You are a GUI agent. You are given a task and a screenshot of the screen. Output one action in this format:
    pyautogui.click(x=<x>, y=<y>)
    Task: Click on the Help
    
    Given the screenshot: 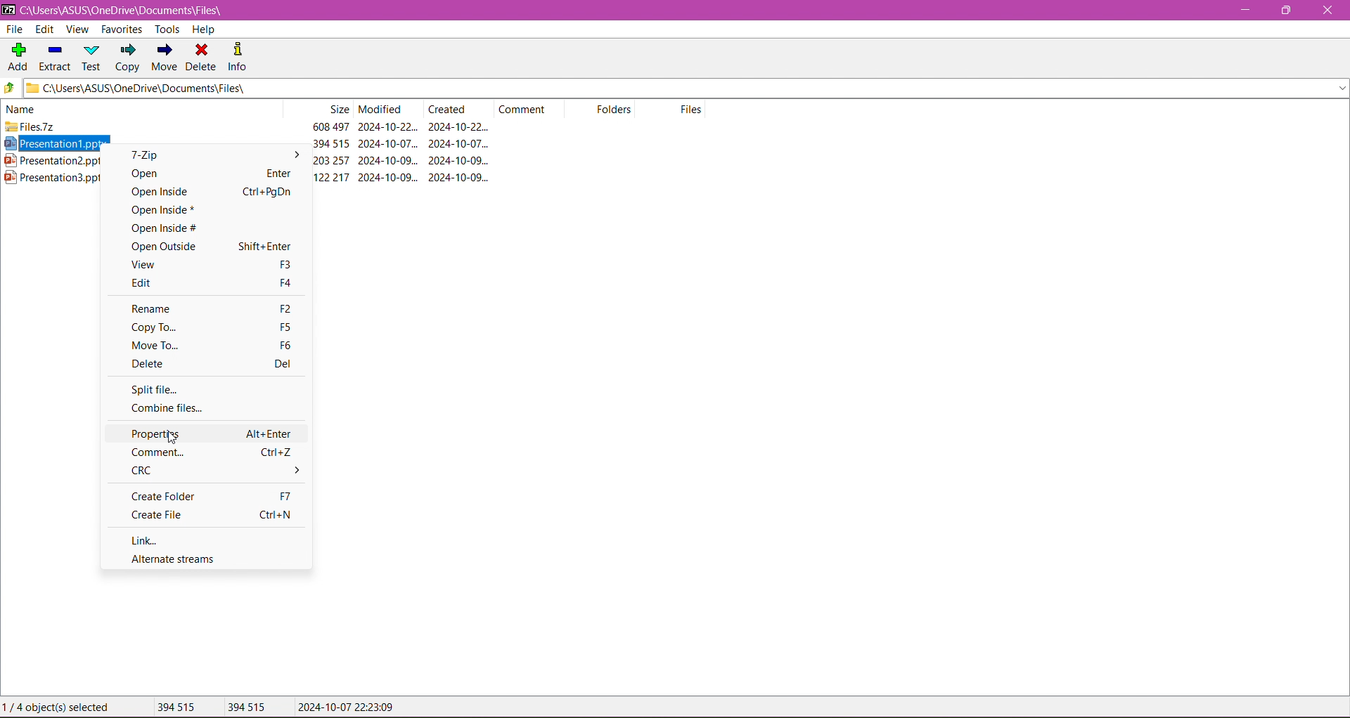 What is the action you would take?
    pyautogui.click(x=205, y=29)
    